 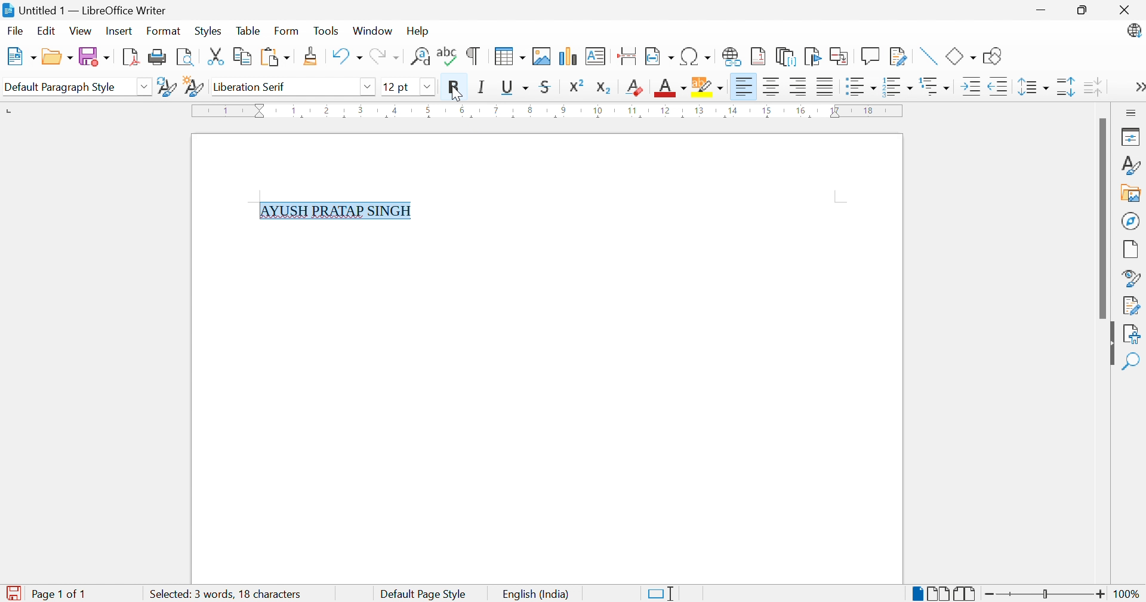 I want to click on Insert Chart, so click(x=568, y=56).